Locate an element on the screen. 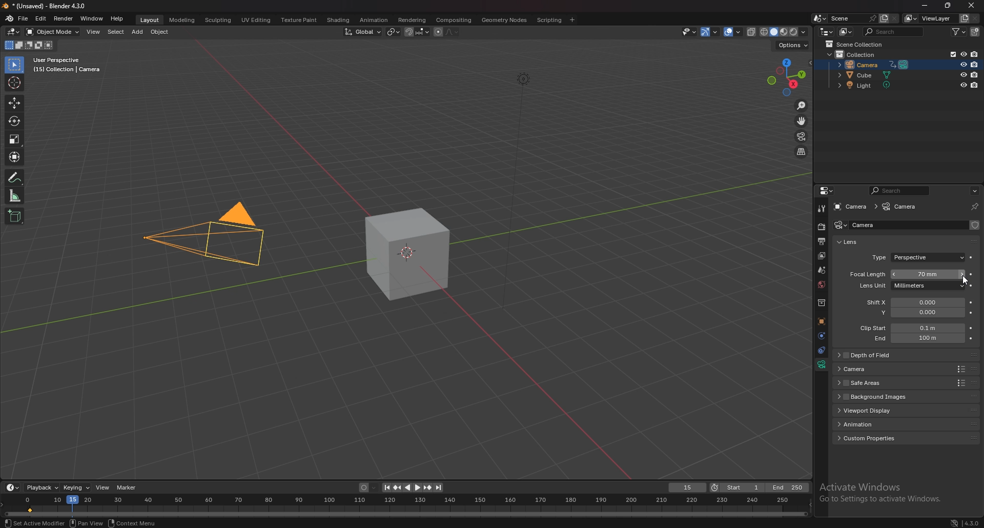 This screenshot has height=528, width=984. jump to endpoint is located at coordinates (384, 488).